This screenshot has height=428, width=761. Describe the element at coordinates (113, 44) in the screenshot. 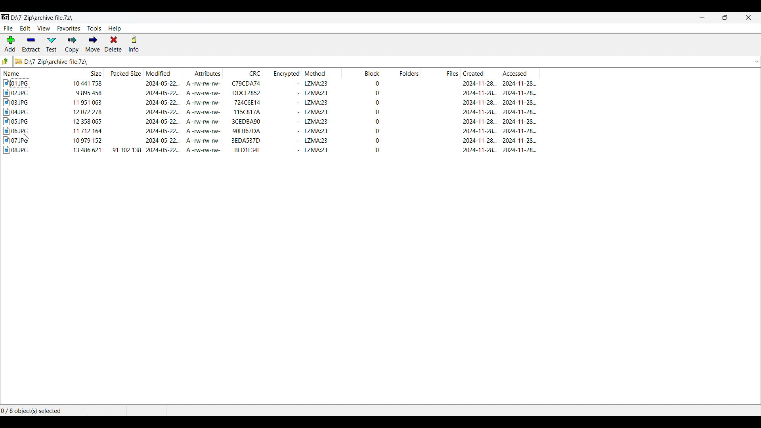

I see `Delete` at that location.